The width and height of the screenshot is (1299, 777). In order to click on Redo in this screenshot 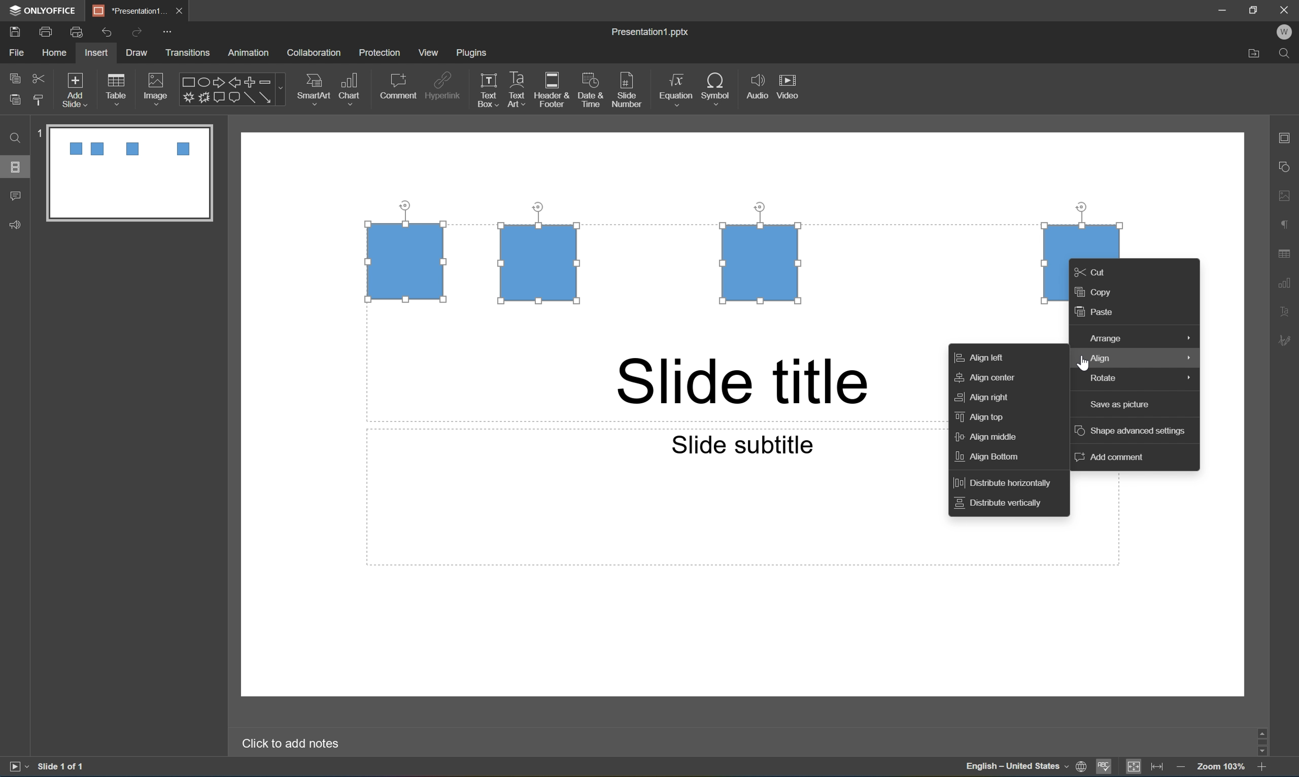, I will do `click(137, 34)`.